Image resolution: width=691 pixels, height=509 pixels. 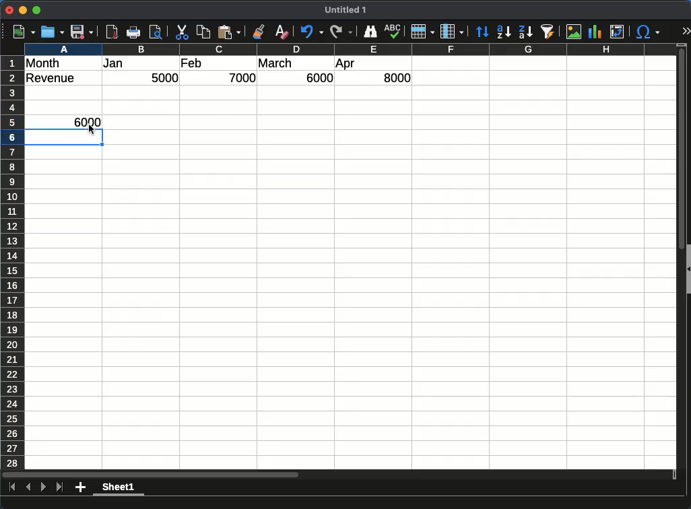 What do you see at coordinates (282, 32) in the screenshot?
I see `clear formatting ` at bounding box center [282, 32].